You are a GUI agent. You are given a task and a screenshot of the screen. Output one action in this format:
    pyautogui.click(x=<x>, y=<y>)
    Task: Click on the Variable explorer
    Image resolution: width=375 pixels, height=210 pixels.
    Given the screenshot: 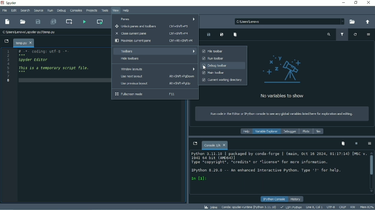 What is the action you would take?
    pyautogui.click(x=267, y=132)
    